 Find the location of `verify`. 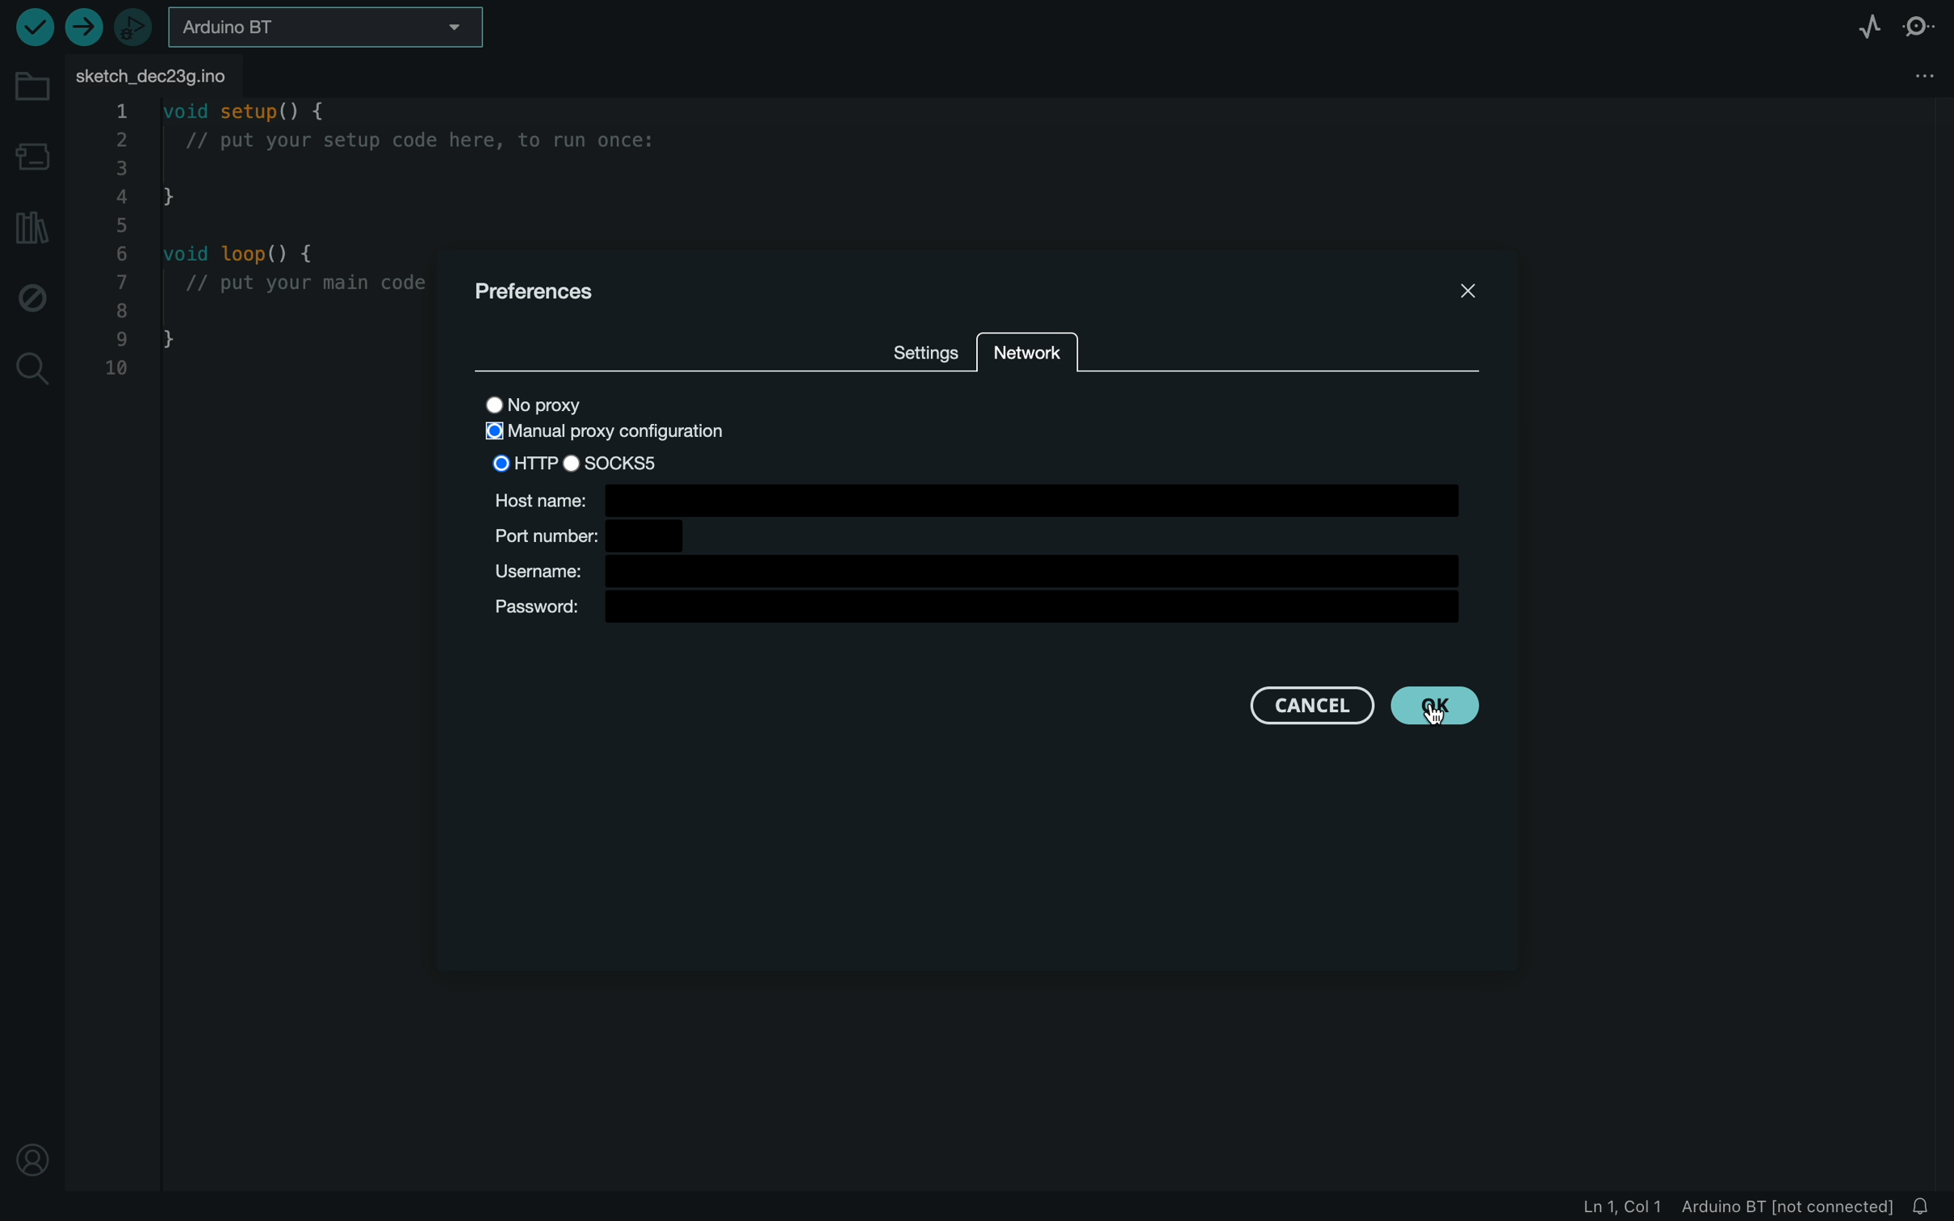

verify is located at coordinates (31, 28).